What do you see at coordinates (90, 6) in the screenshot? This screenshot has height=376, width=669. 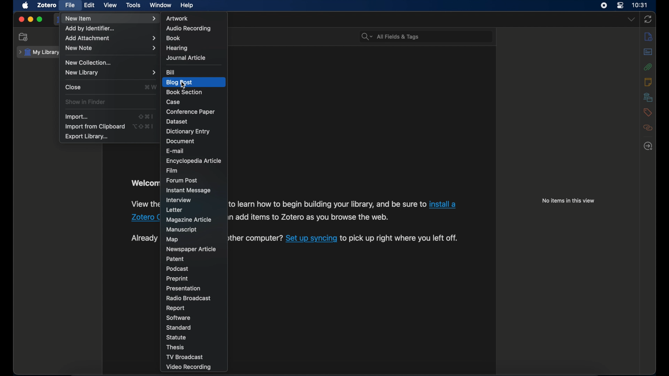 I see `edit` at bounding box center [90, 6].